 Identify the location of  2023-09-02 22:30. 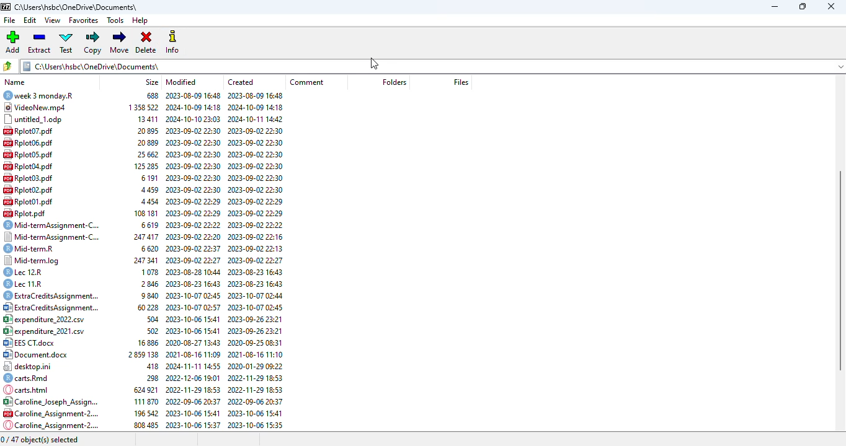
(257, 189).